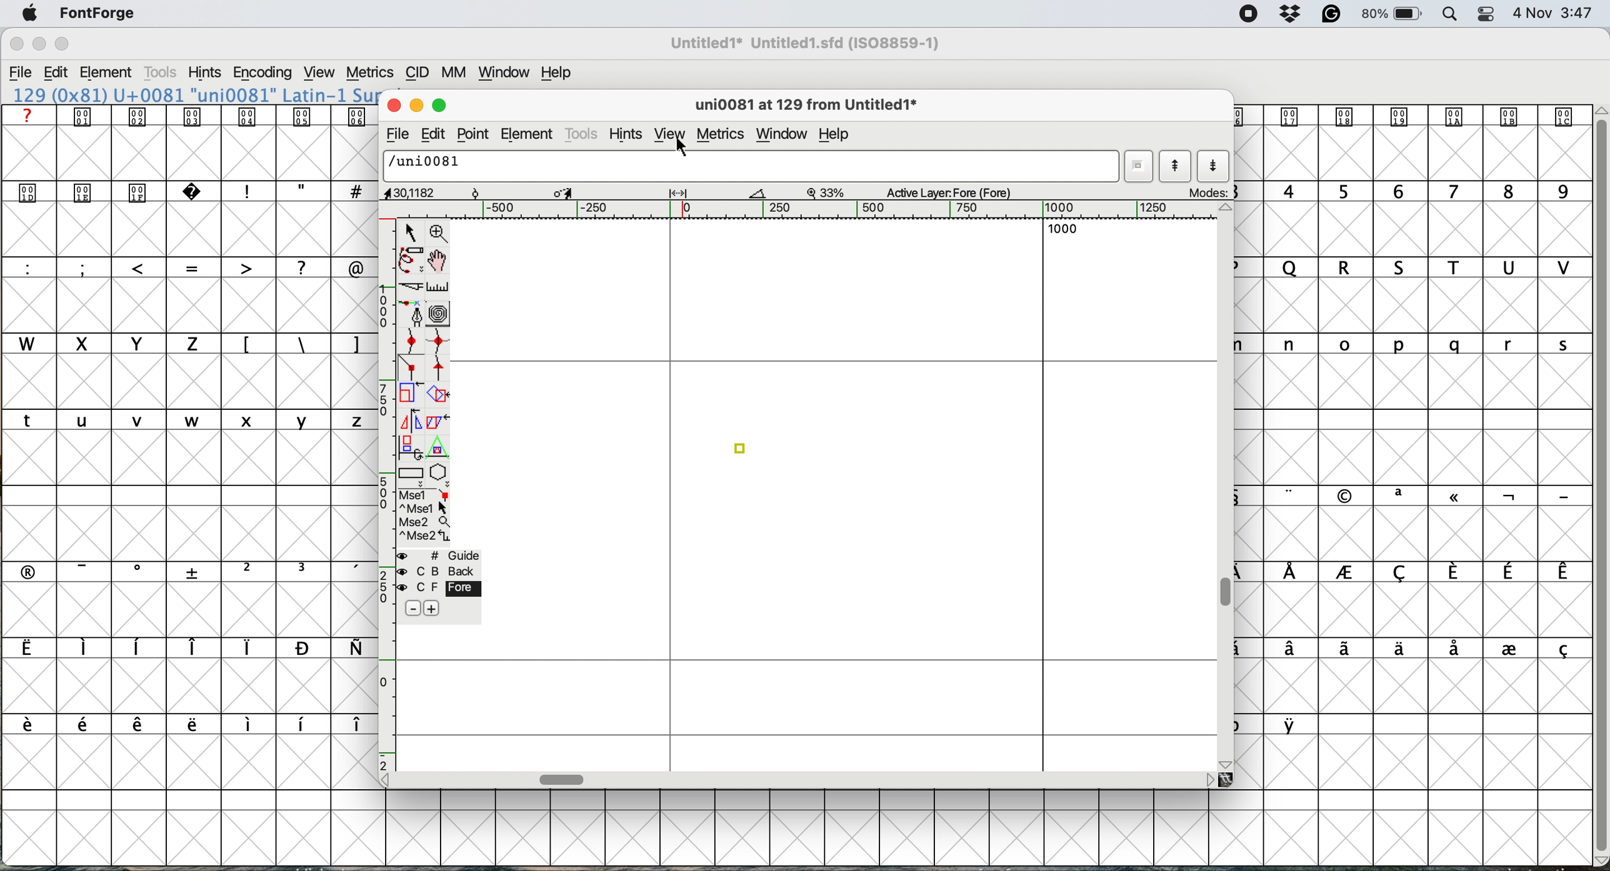 Image resolution: width=1610 pixels, height=871 pixels. Describe the element at coordinates (1391, 15) in the screenshot. I see `Battery Percentage and Status` at that location.